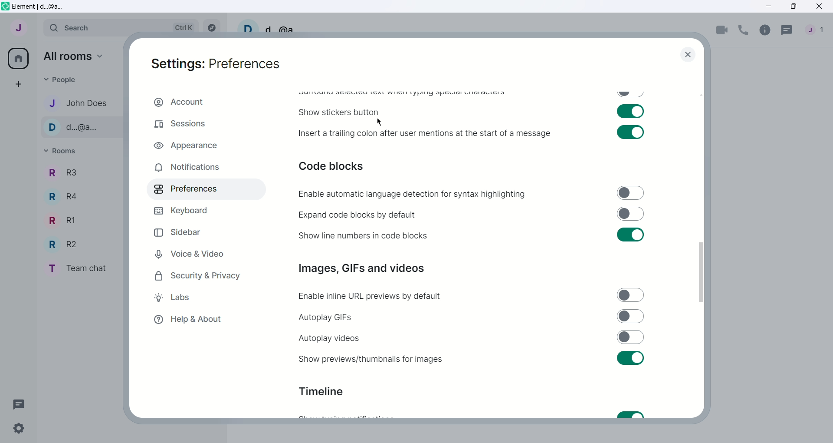  What do you see at coordinates (17, 59) in the screenshot?
I see `All rooms` at bounding box center [17, 59].